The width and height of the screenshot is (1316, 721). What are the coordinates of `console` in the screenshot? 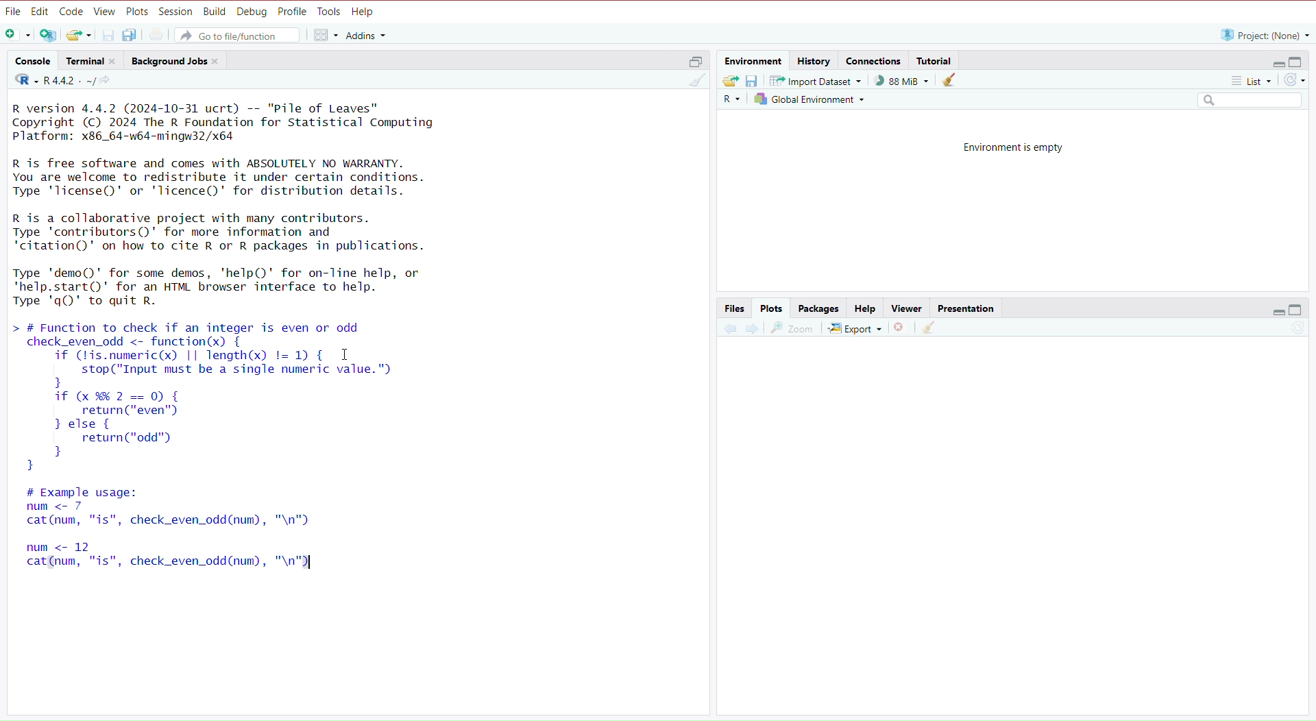 It's located at (32, 61).